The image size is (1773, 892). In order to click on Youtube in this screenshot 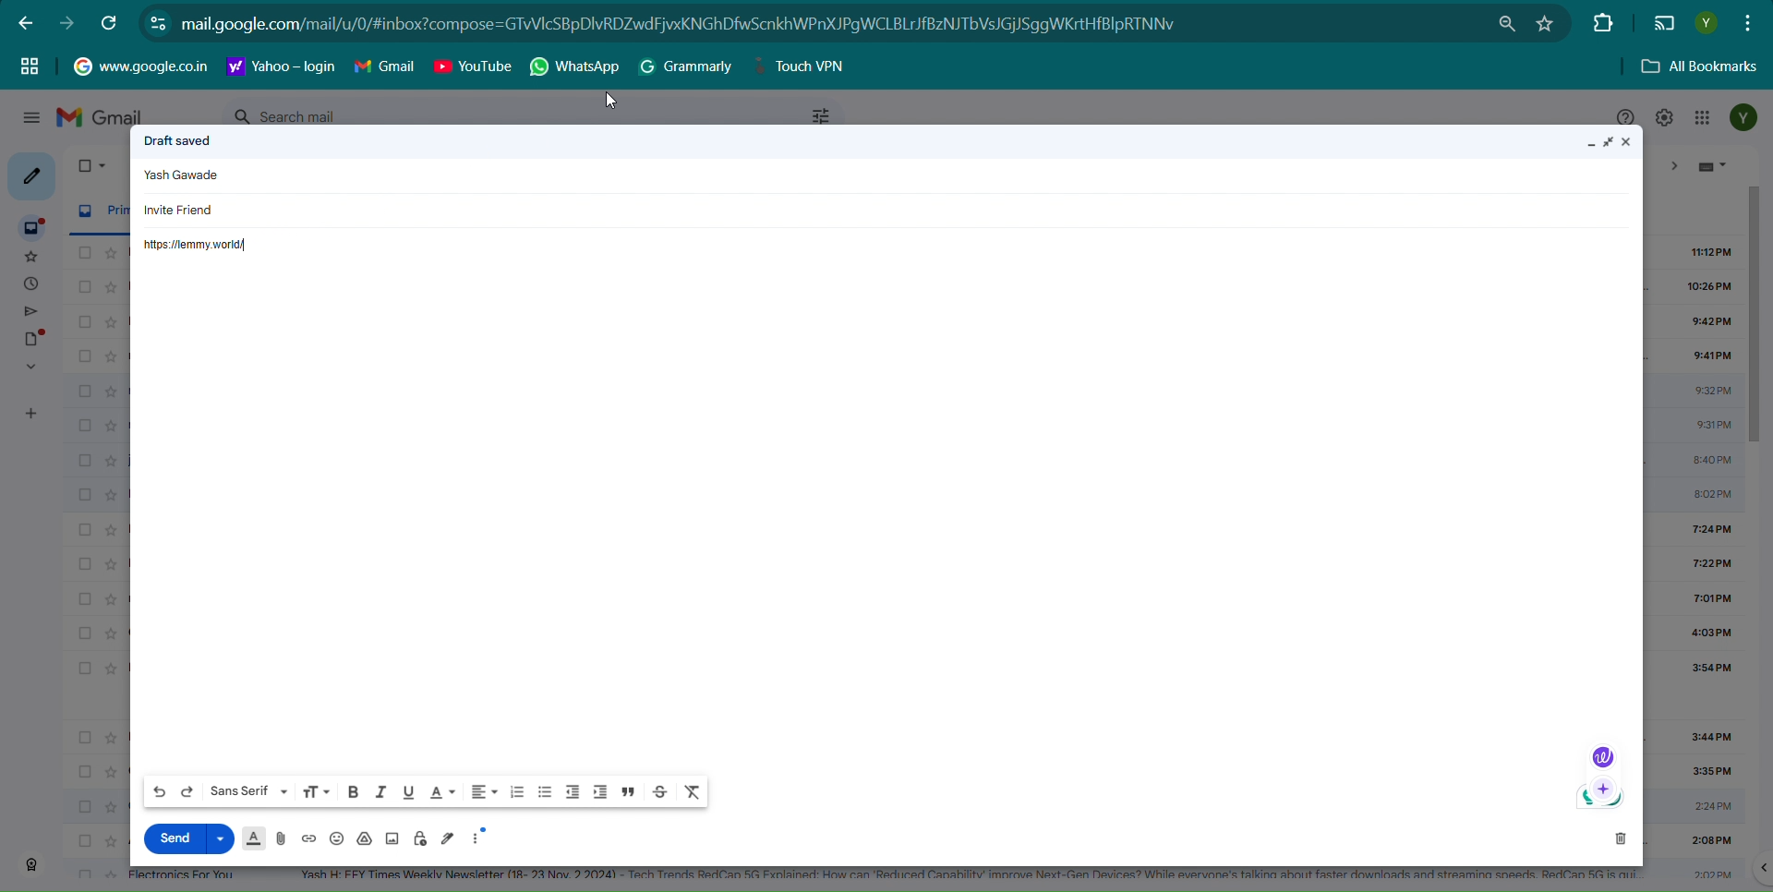, I will do `click(473, 66)`.